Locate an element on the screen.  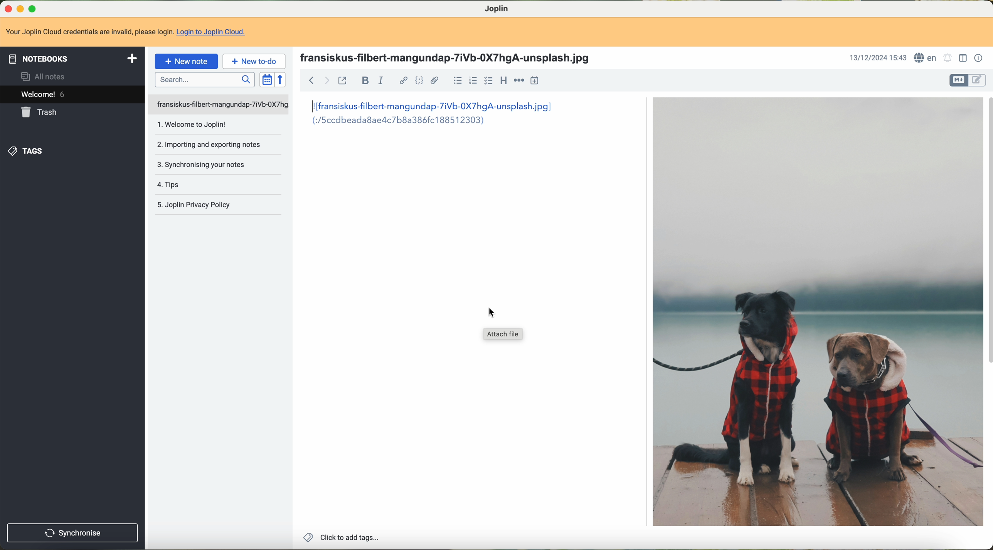
code is located at coordinates (419, 80).